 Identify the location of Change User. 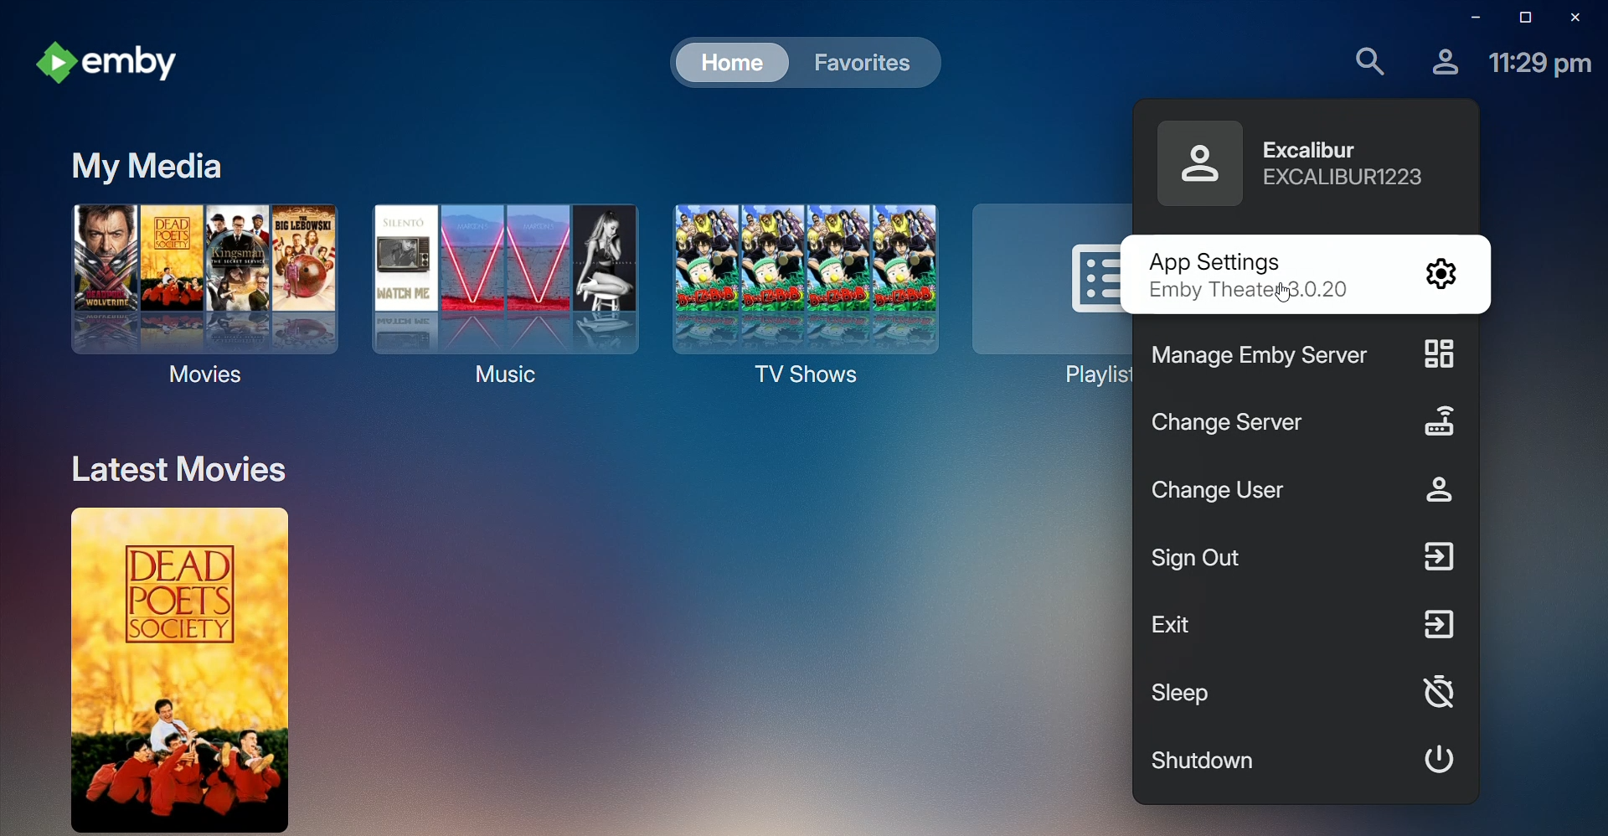
(1306, 496).